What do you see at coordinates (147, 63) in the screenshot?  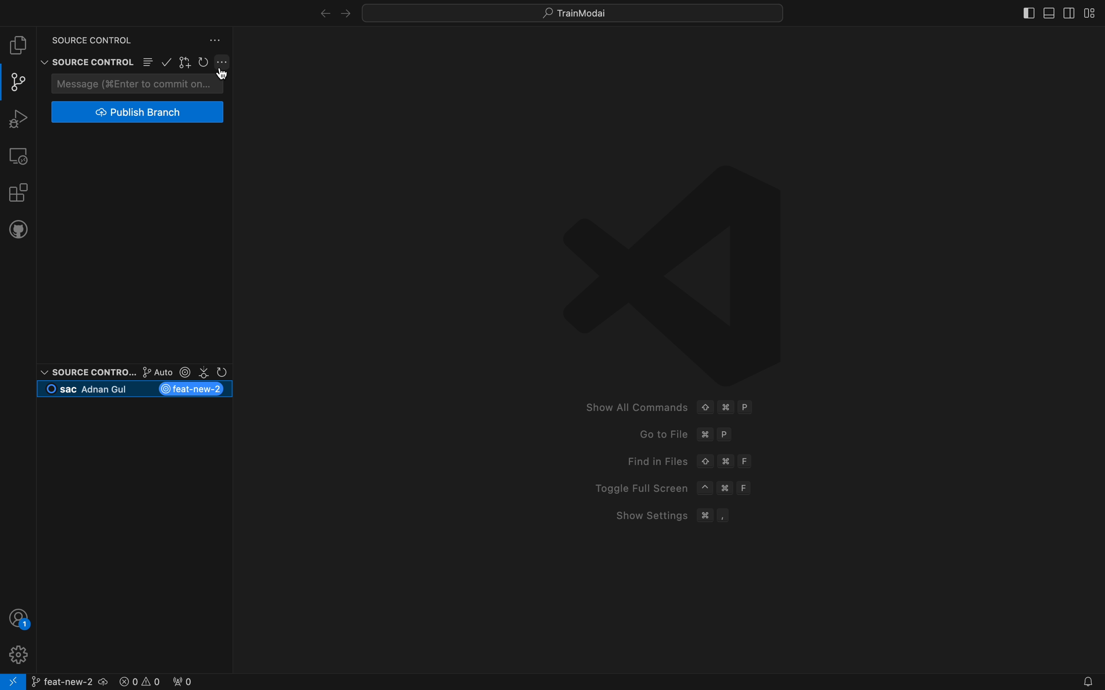 I see `` at bounding box center [147, 63].